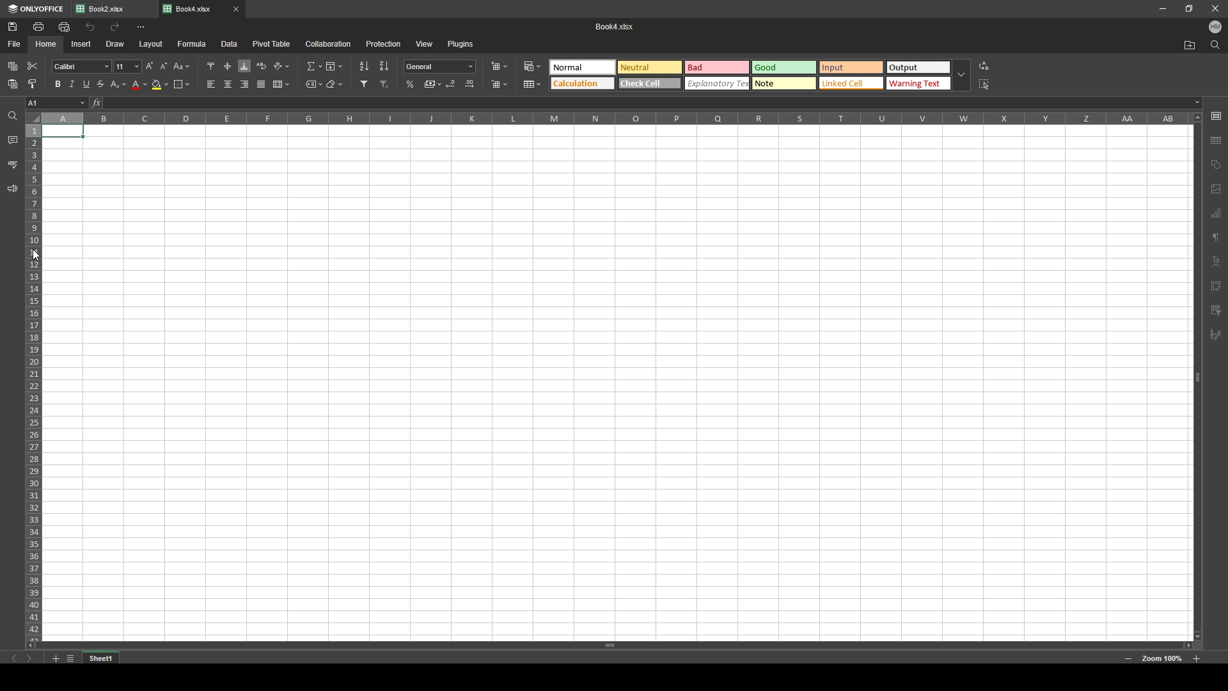 The width and height of the screenshot is (1228, 691). Describe the element at coordinates (116, 44) in the screenshot. I see `draw` at that location.